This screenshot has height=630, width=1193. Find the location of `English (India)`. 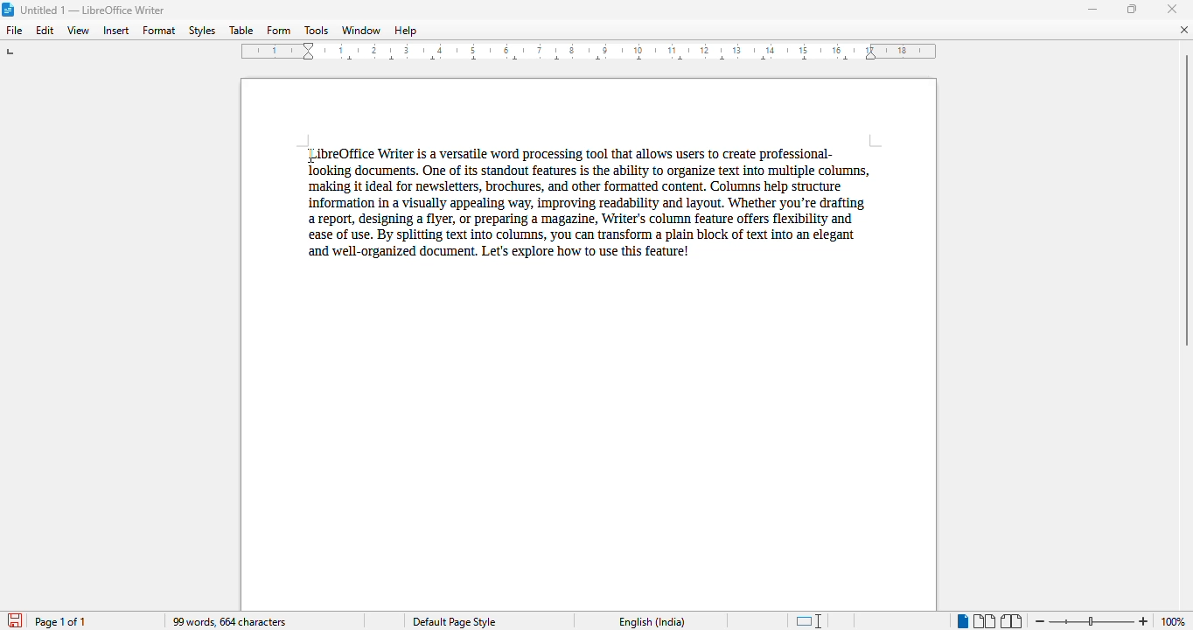

English (India) is located at coordinates (652, 622).